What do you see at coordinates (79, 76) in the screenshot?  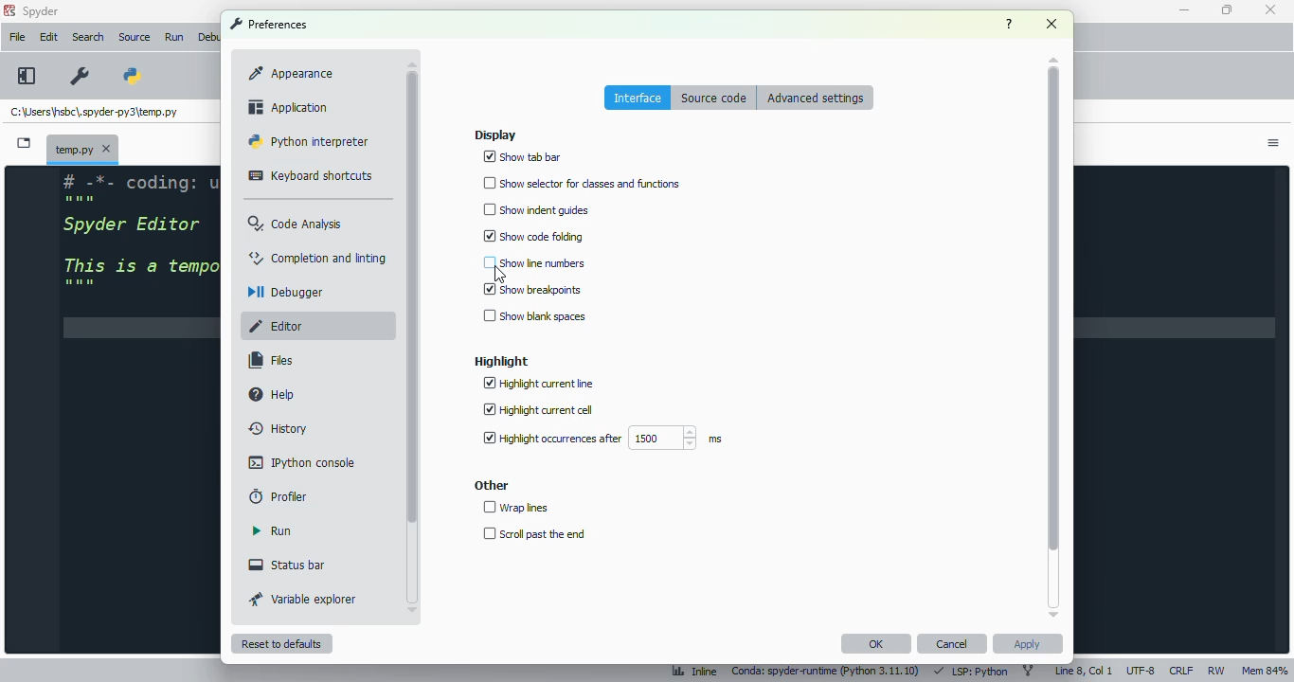 I see `preferences` at bounding box center [79, 76].